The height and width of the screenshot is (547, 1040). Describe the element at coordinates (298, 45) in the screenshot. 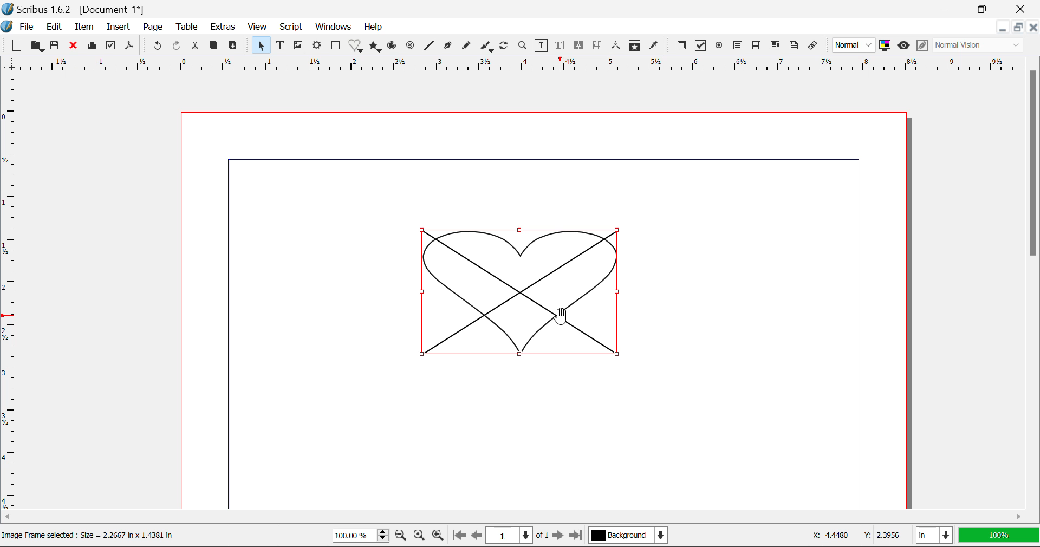

I see `Image Frames` at that location.